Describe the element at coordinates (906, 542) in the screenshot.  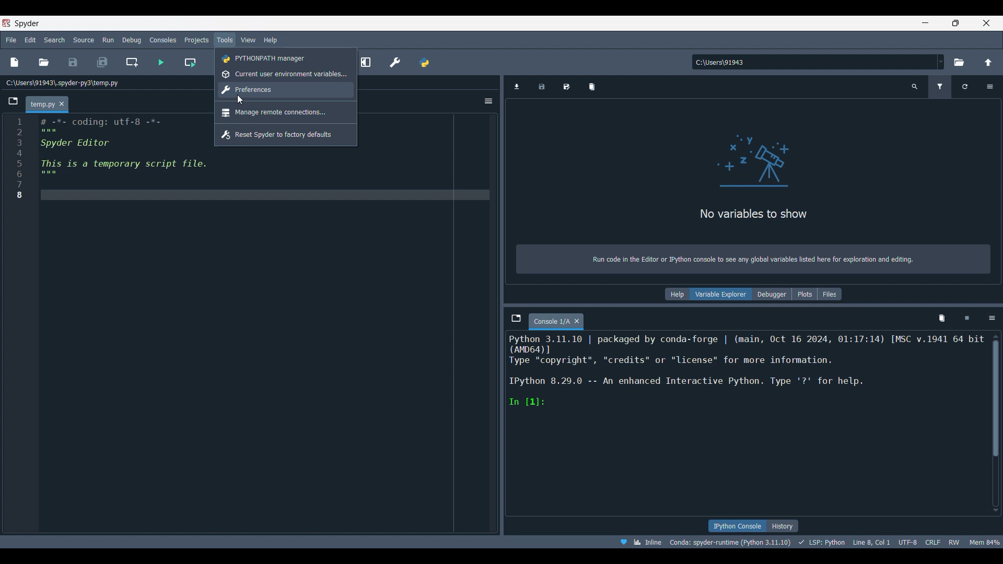
I see `UTF-8` at that location.